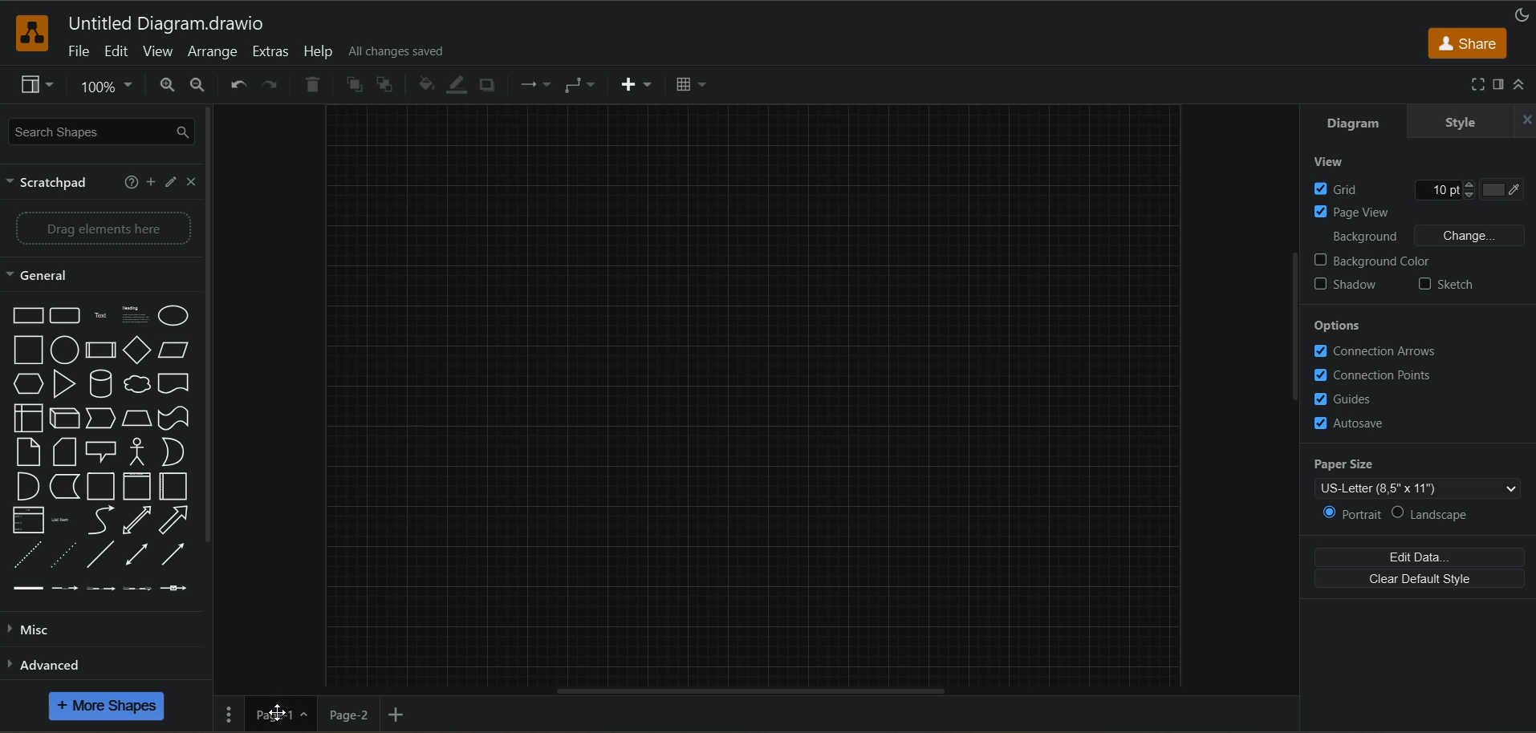 The width and height of the screenshot is (1536, 733). I want to click on view, so click(1330, 164).